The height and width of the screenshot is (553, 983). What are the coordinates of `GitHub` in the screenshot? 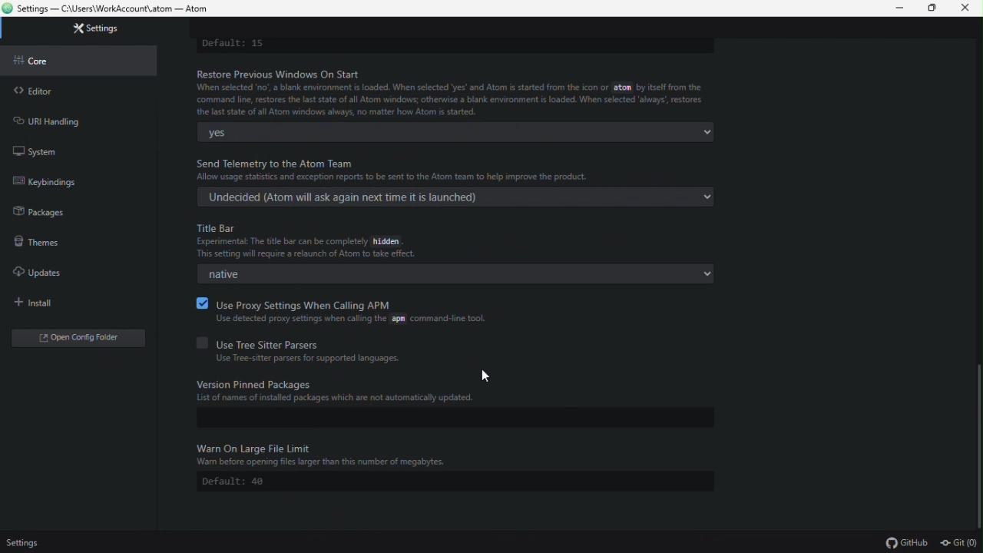 It's located at (907, 544).